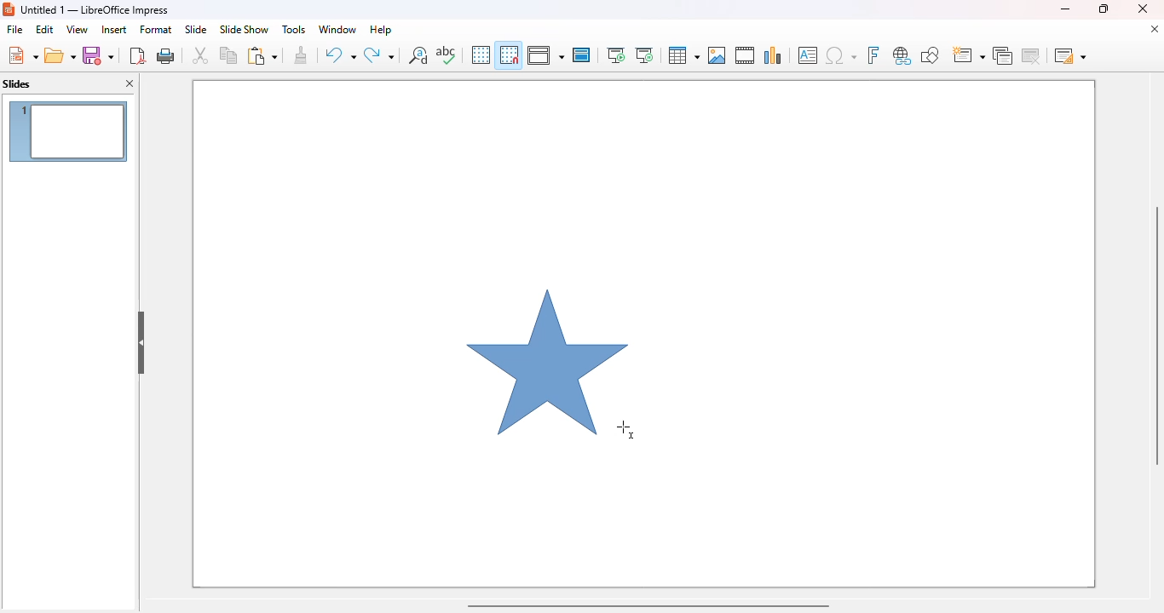 This screenshot has height=613, width=1164. Describe the element at coordinates (808, 55) in the screenshot. I see `insert text box` at that location.